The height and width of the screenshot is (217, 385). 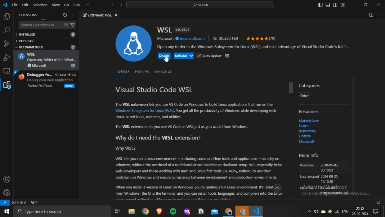 I want to click on View, so click(x=56, y=5).